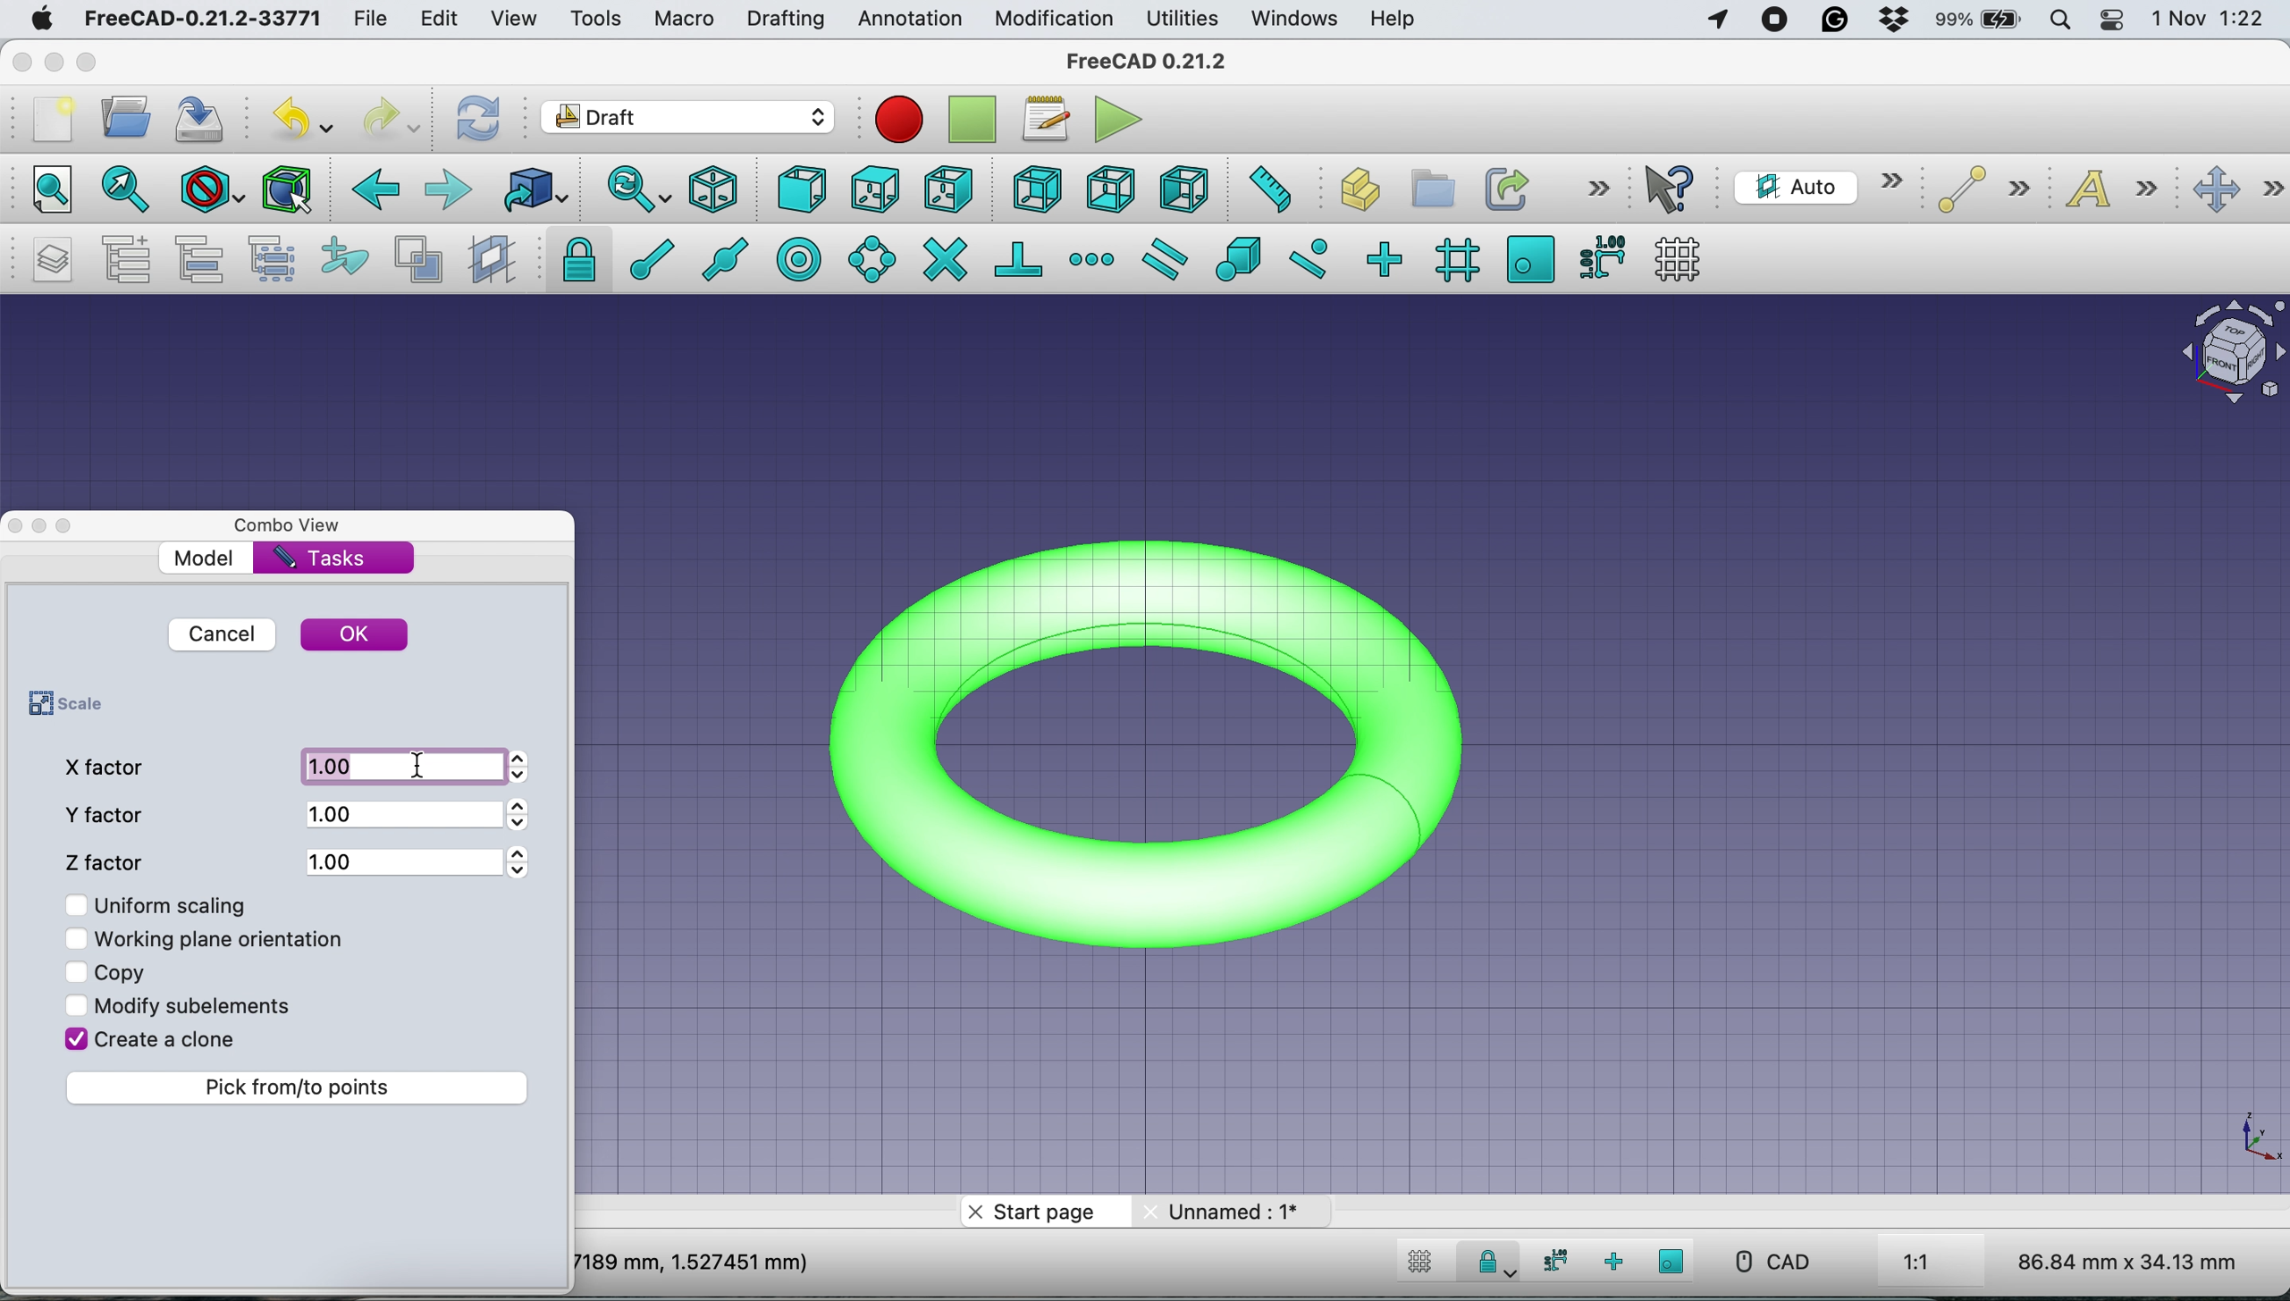 This screenshot has height=1301, width=2290. Describe the element at coordinates (513, 21) in the screenshot. I see `view` at that location.